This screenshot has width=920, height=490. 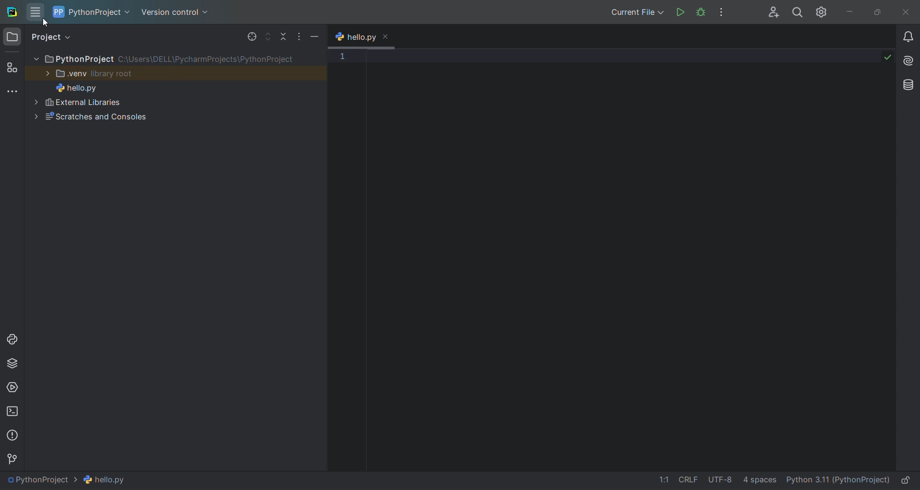 What do you see at coordinates (823, 12) in the screenshot?
I see `settings` at bounding box center [823, 12].